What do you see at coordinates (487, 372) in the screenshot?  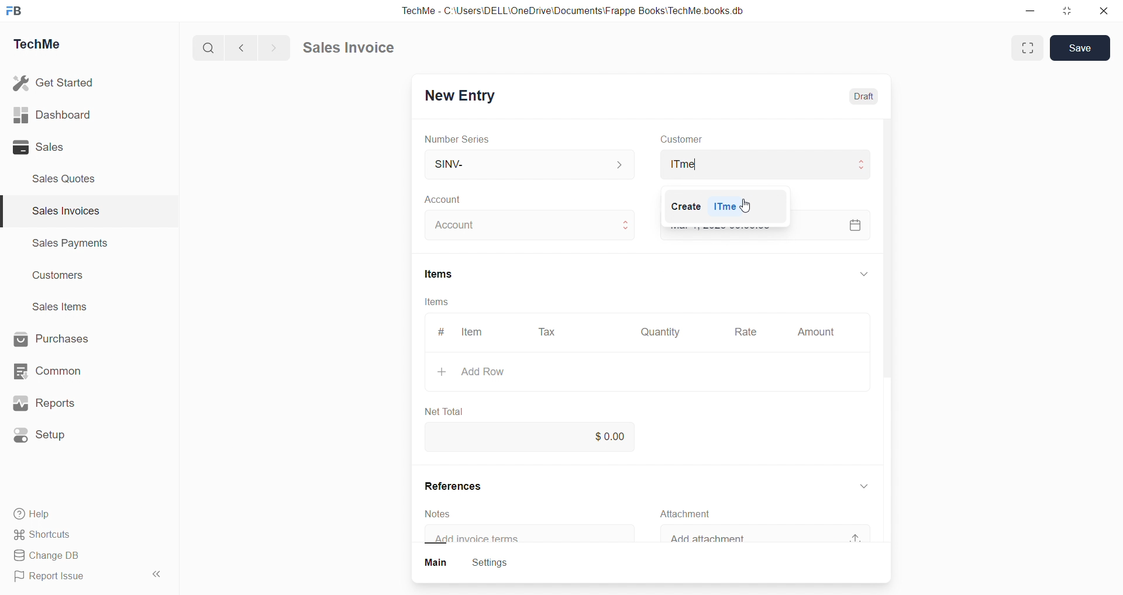 I see `+ Add Row` at bounding box center [487, 372].